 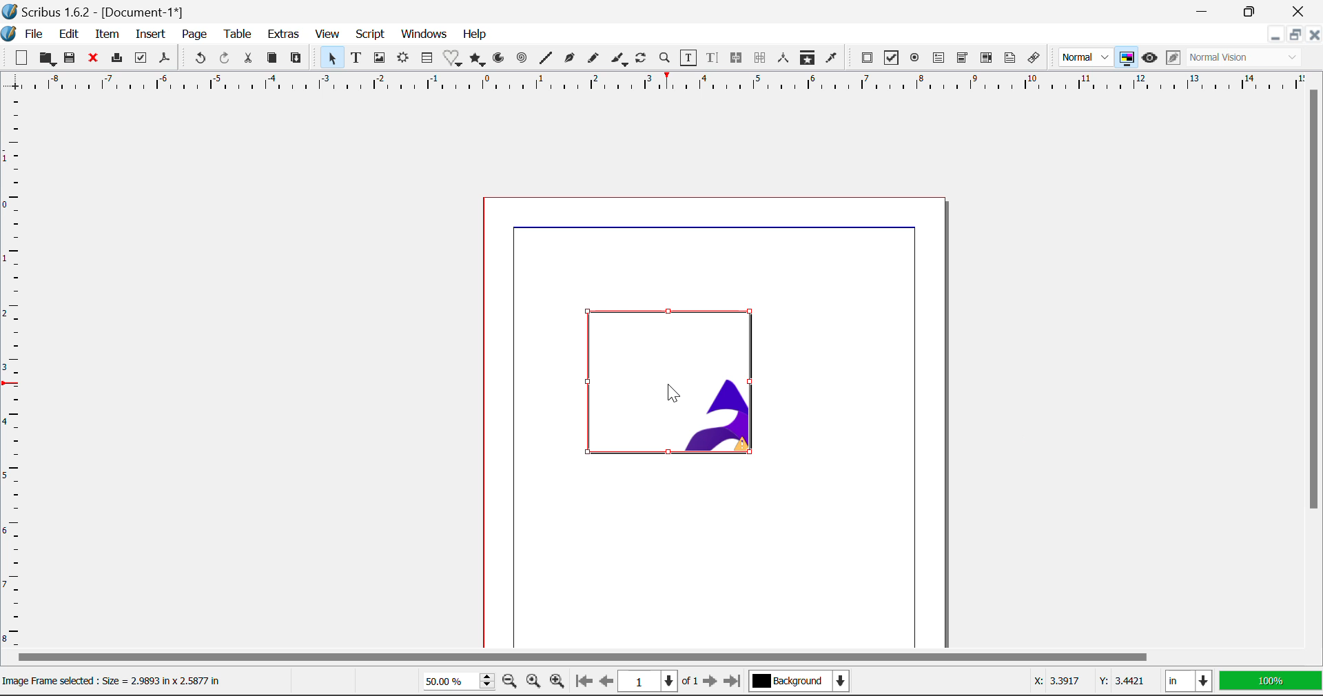 What do you see at coordinates (92, 59) in the screenshot?
I see `Close` at bounding box center [92, 59].